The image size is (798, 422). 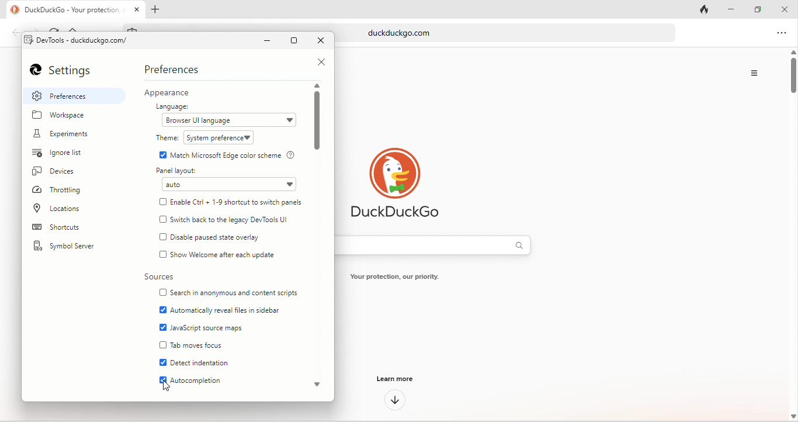 What do you see at coordinates (168, 386) in the screenshot?
I see `cursor movement` at bounding box center [168, 386].